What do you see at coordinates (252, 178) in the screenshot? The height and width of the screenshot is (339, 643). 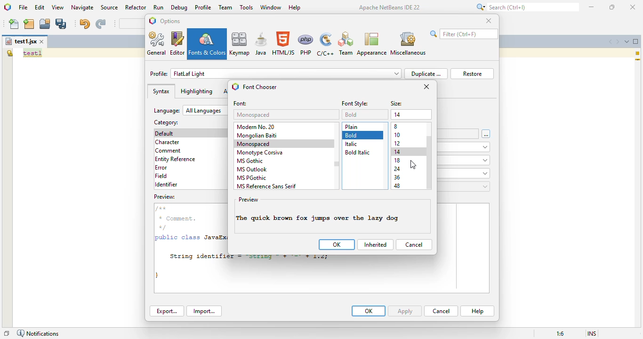 I see `MS PGothic` at bounding box center [252, 178].